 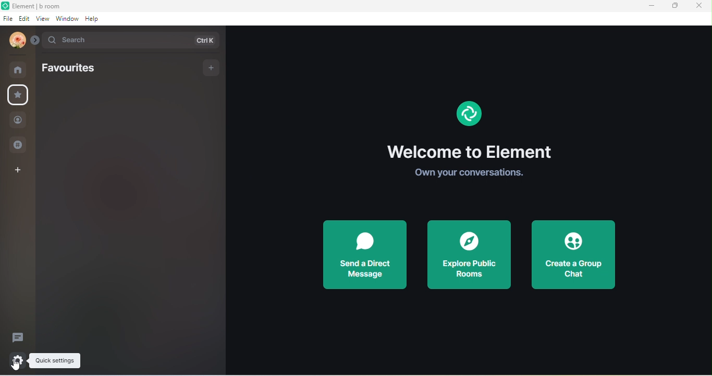 What do you see at coordinates (16, 41) in the screenshot?
I see `account` at bounding box center [16, 41].